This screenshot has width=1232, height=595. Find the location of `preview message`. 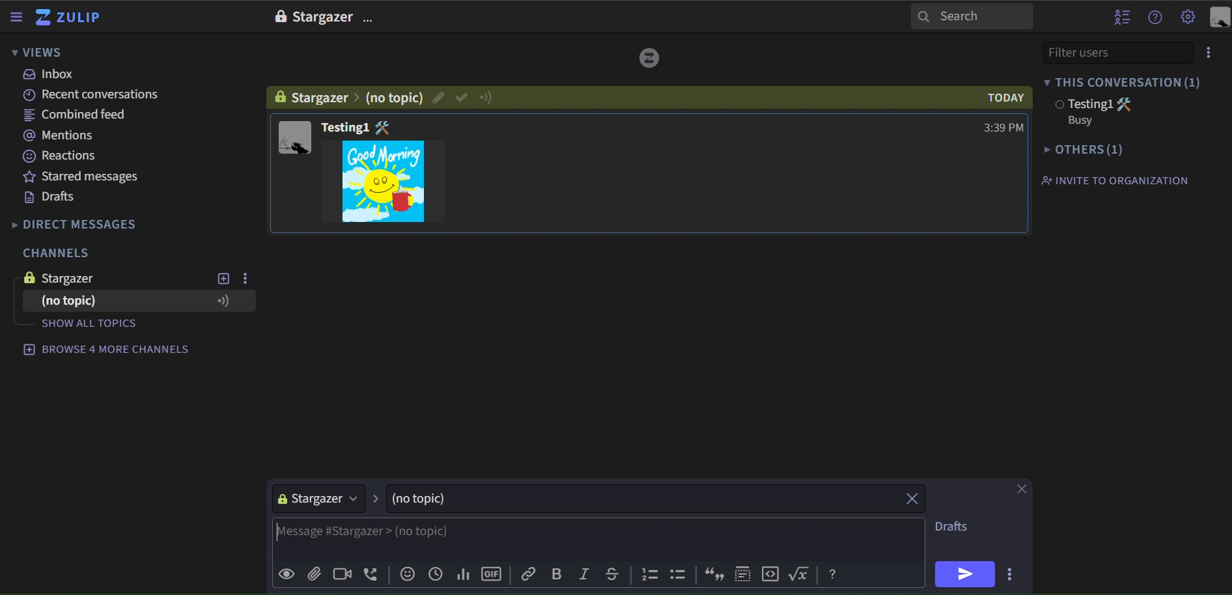

preview message is located at coordinates (287, 575).